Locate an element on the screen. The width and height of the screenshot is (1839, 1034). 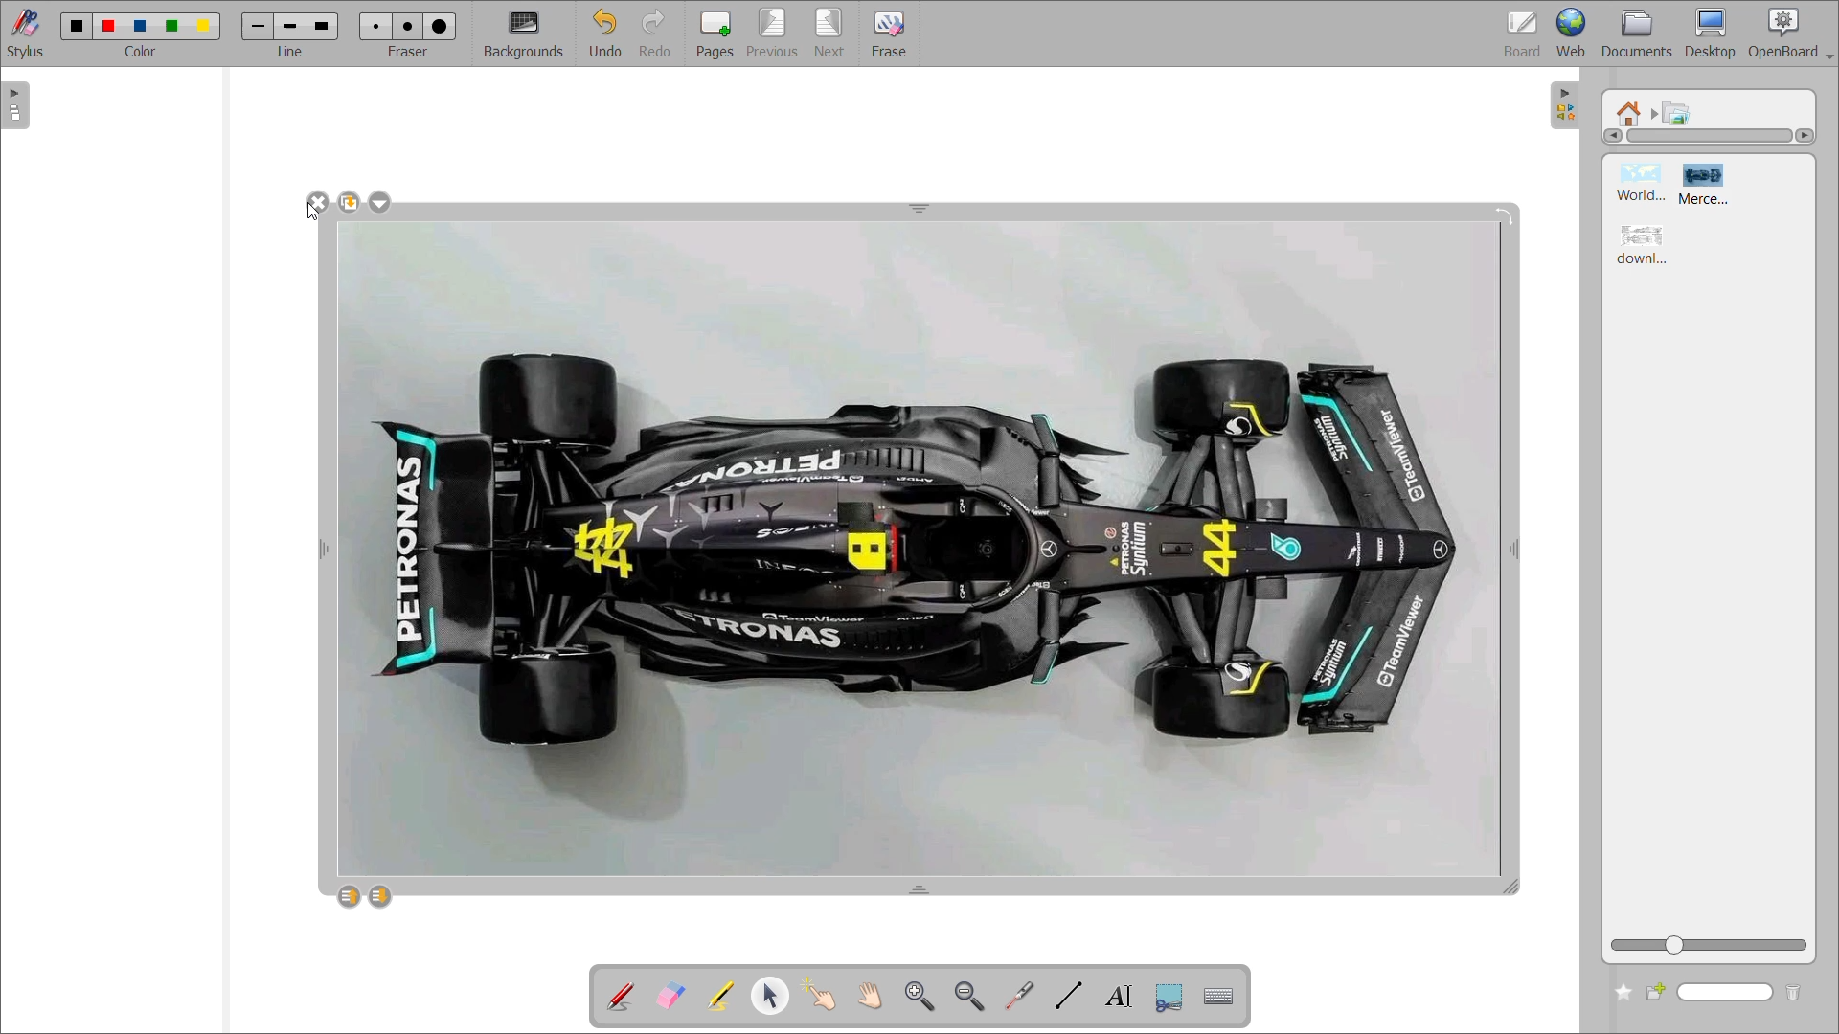
more options is located at coordinates (381, 202).